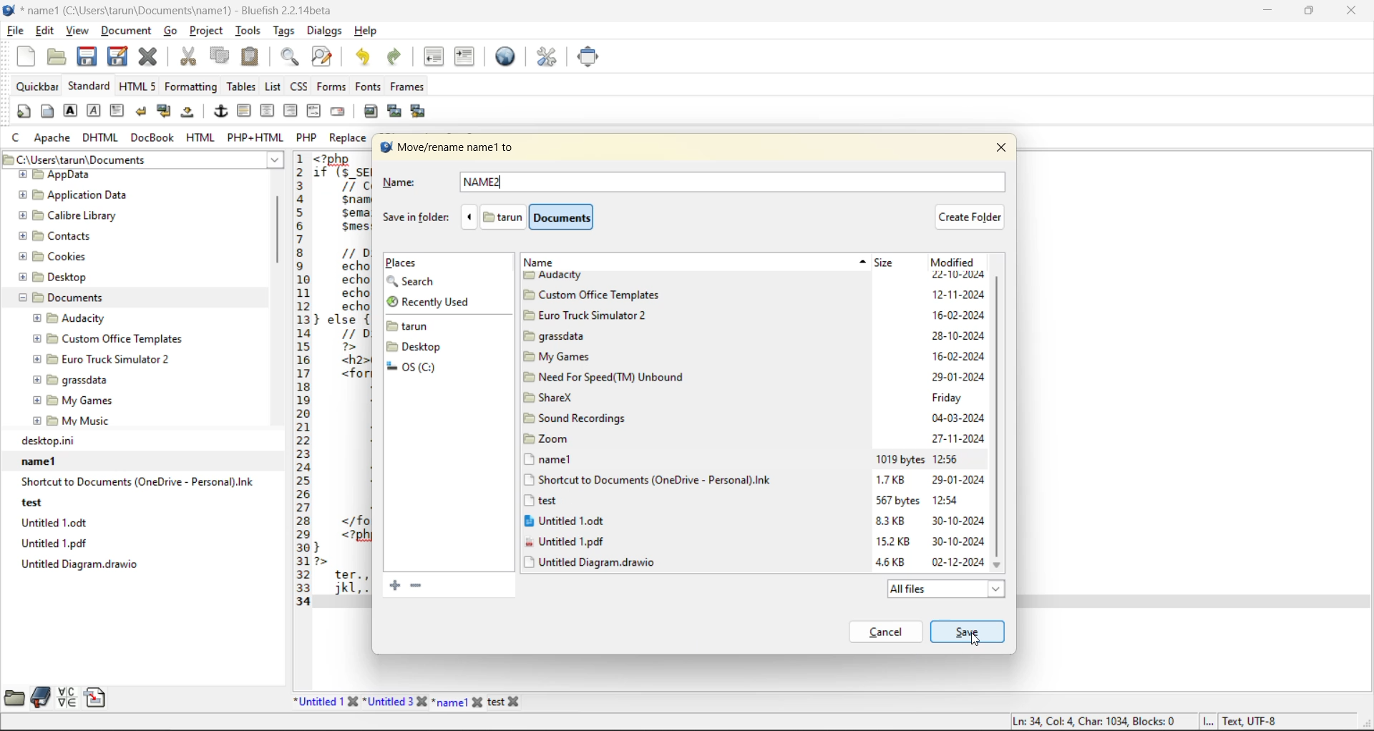 The width and height of the screenshot is (1374, 731). Describe the element at coordinates (365, 57) in the screenshot. I see `undo` at that location.